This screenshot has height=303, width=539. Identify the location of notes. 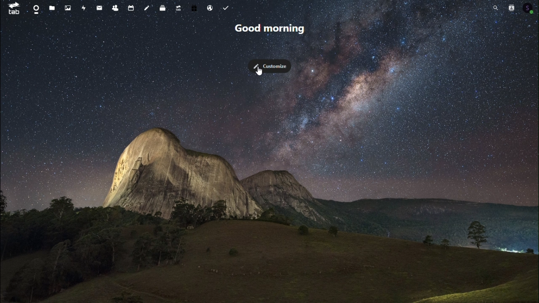
(148, 7).